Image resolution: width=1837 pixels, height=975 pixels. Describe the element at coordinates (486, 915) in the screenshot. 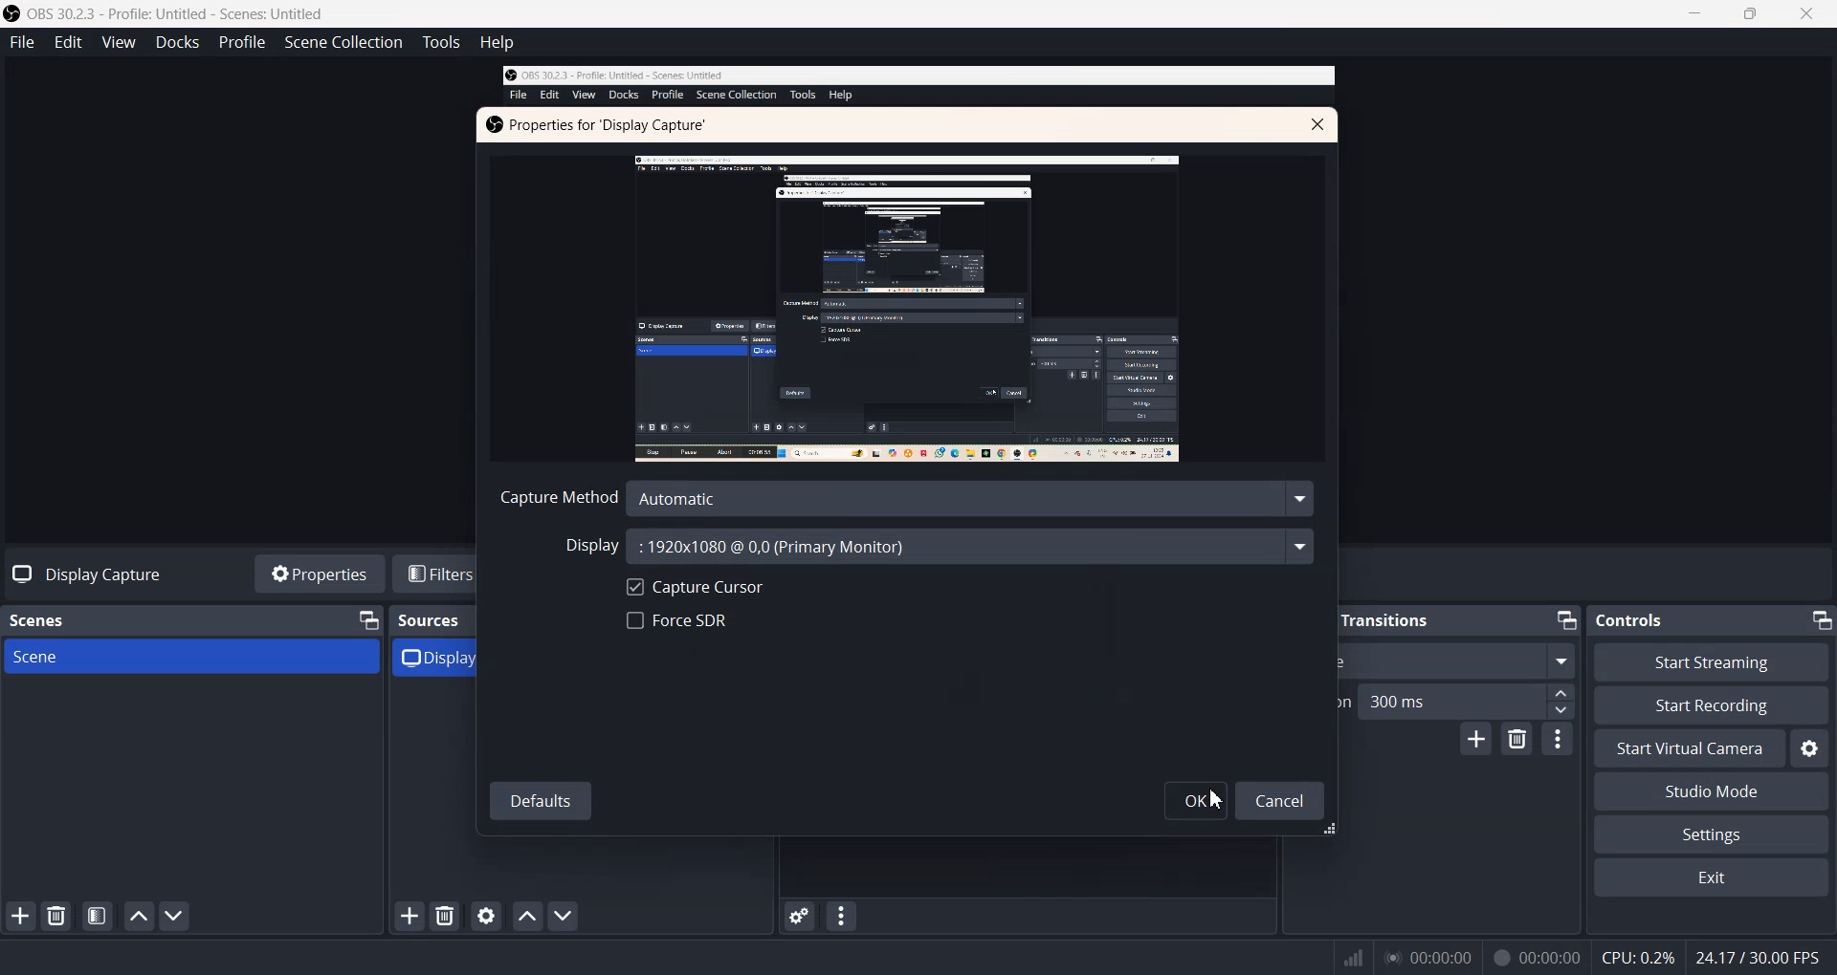

I see `Open source Properties` at that location.